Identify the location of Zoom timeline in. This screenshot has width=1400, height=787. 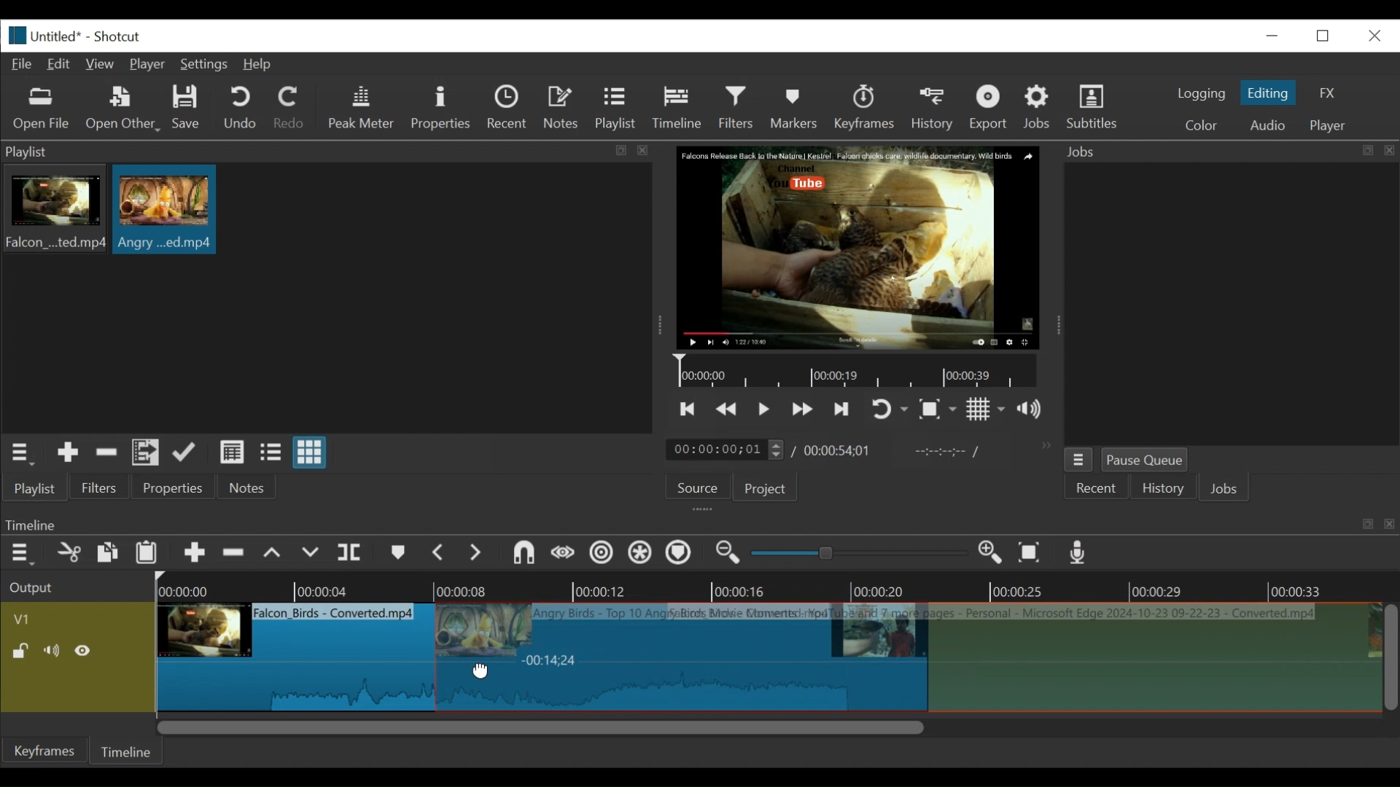
(726, 555).